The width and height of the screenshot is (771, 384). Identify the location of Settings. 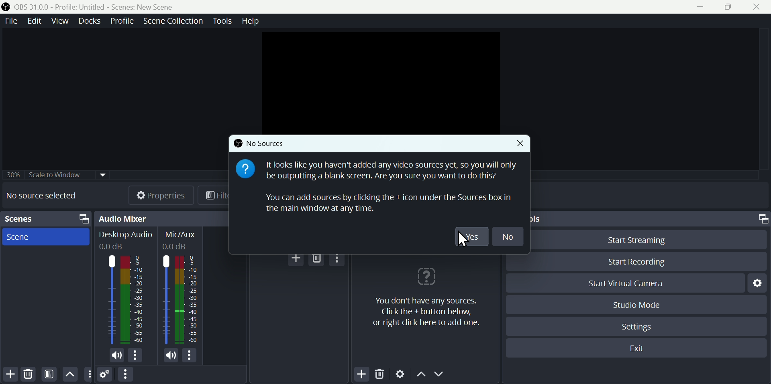
(106, 376).